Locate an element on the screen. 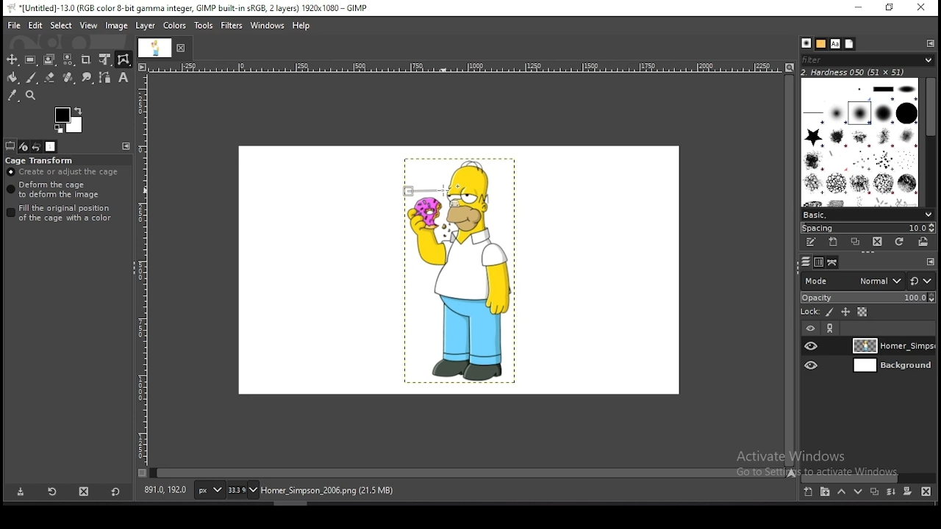 The height and width of the screenshot is (529, 941). select by color tool is located at coordinates (68, 60).